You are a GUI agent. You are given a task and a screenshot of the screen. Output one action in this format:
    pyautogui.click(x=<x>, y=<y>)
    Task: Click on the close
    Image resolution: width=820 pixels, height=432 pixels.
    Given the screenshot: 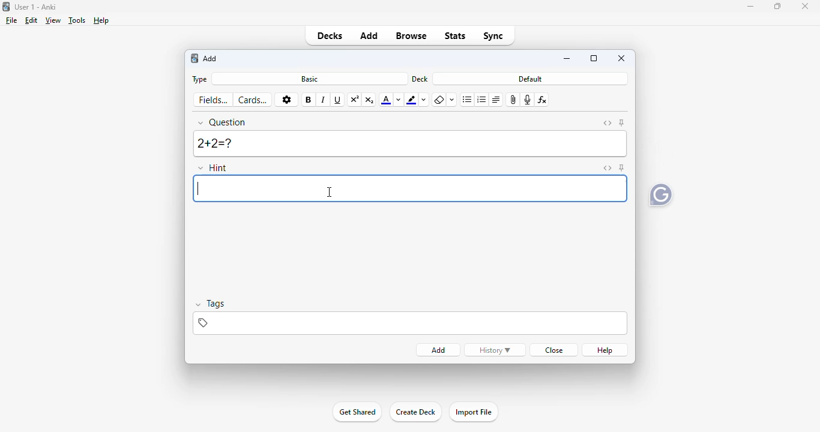 What is the action you would take?
    pyautogui.click(x=622, y=58)
    